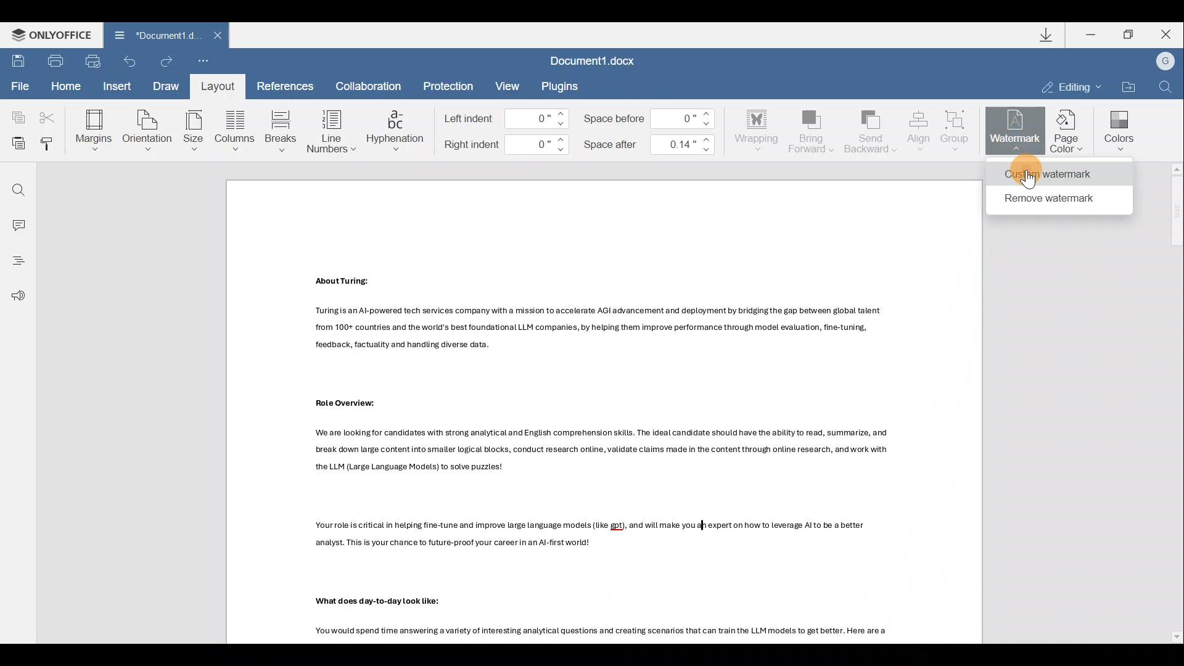  Describe the element at coordinates (601, 450) in the screenshot. I see `` at that location.